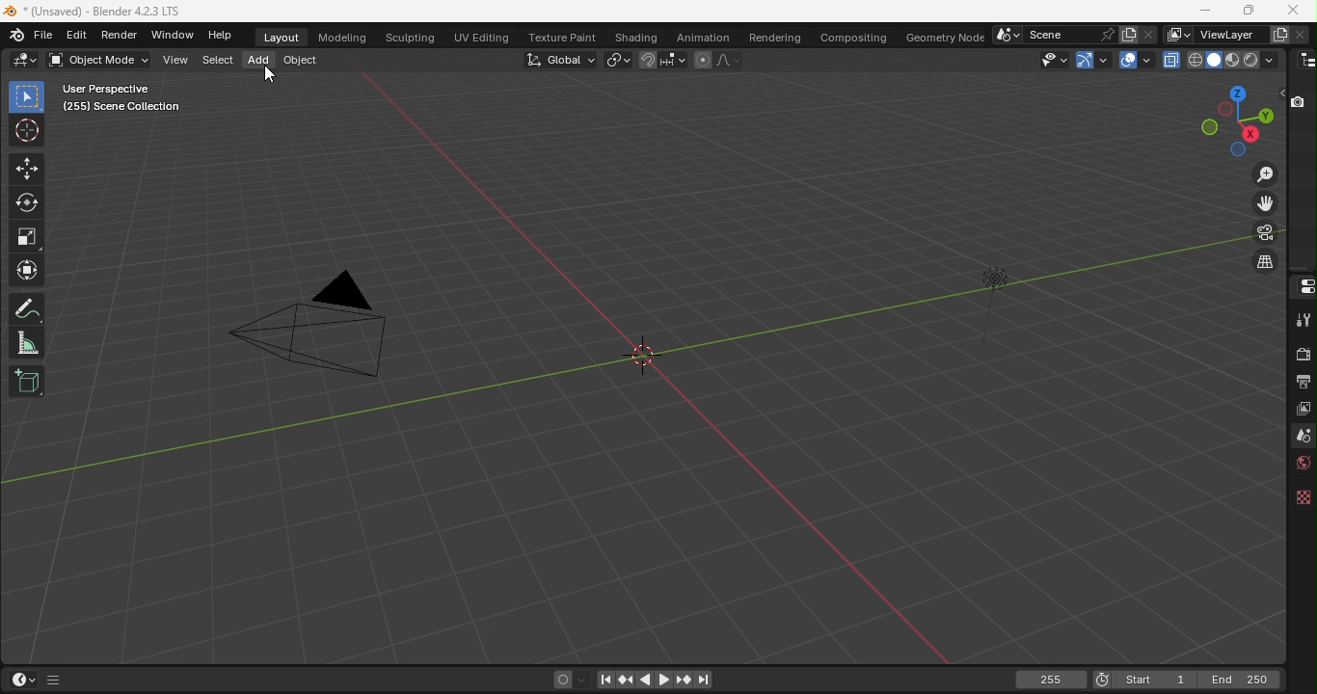 This screenshot has width=1317, height=694. What do you see at coordinates (559, 59) in the screenshot?
I see `Transformation orientation` at bounding box center [559, 59].